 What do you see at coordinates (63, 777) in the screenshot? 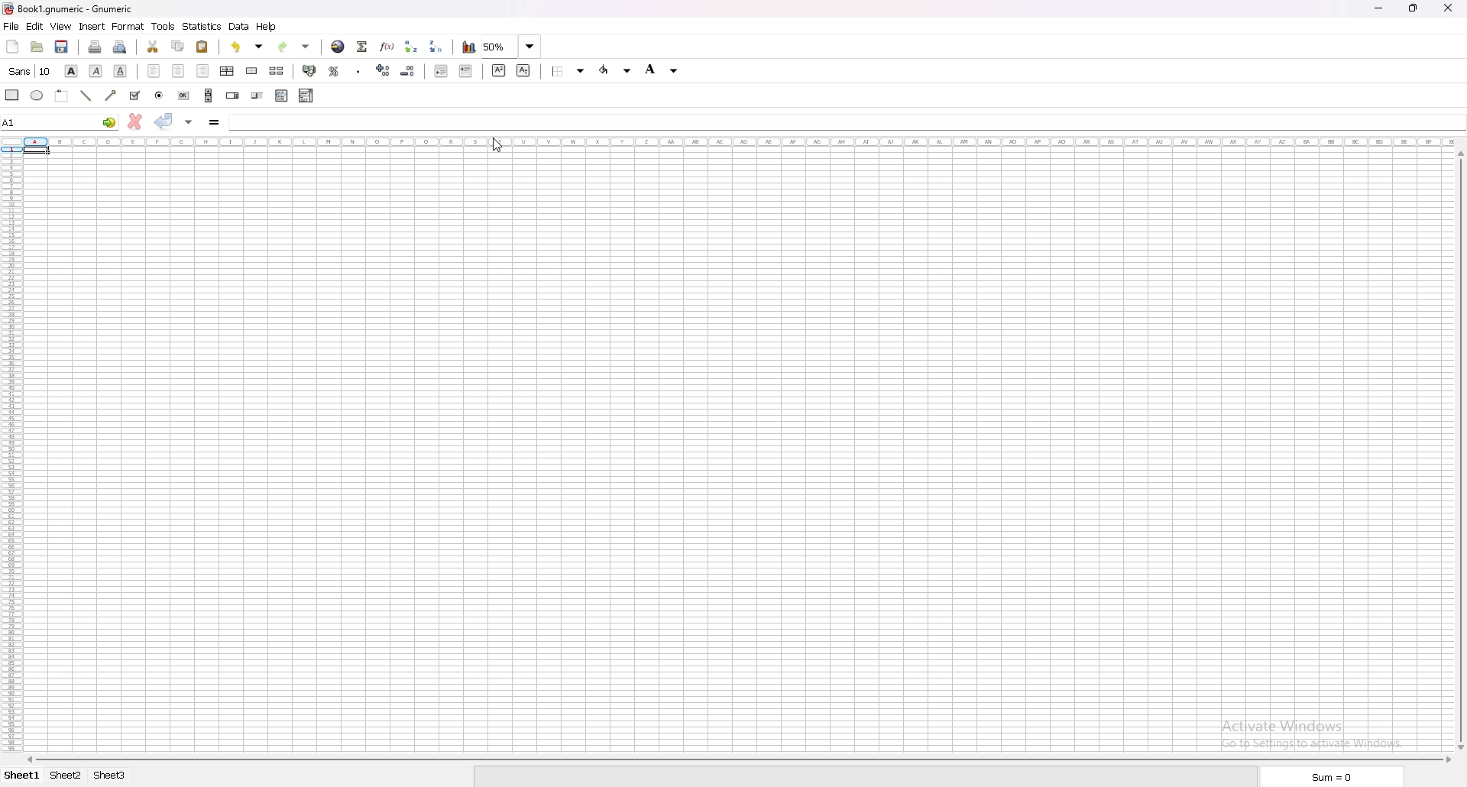
I see `Sheet 2` at bounding box center [63, 777].